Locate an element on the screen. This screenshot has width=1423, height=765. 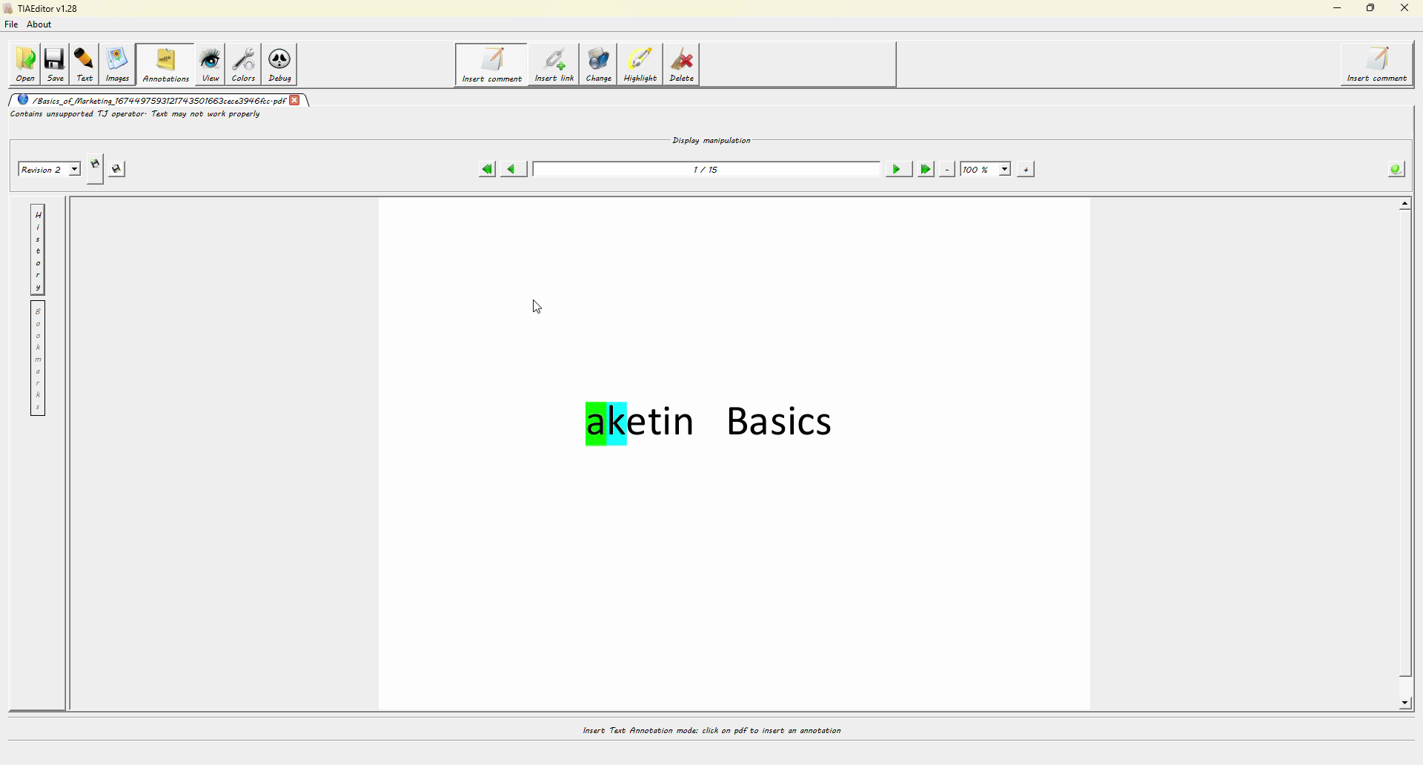
open is located at coordinates (24, 64).